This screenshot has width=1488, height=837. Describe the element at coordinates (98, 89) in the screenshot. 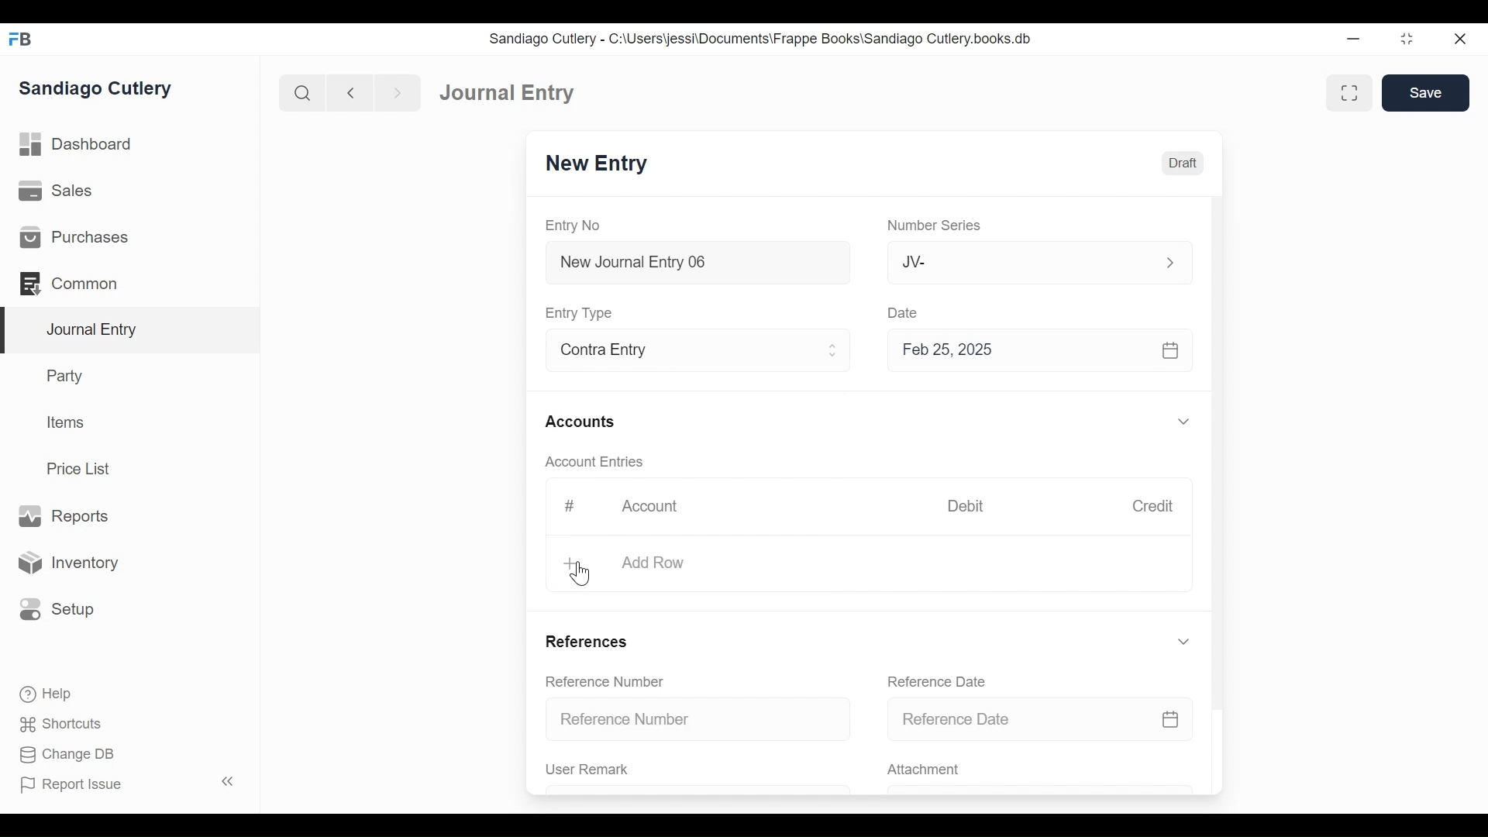

I see `Sandiago Cutlery` at that location.